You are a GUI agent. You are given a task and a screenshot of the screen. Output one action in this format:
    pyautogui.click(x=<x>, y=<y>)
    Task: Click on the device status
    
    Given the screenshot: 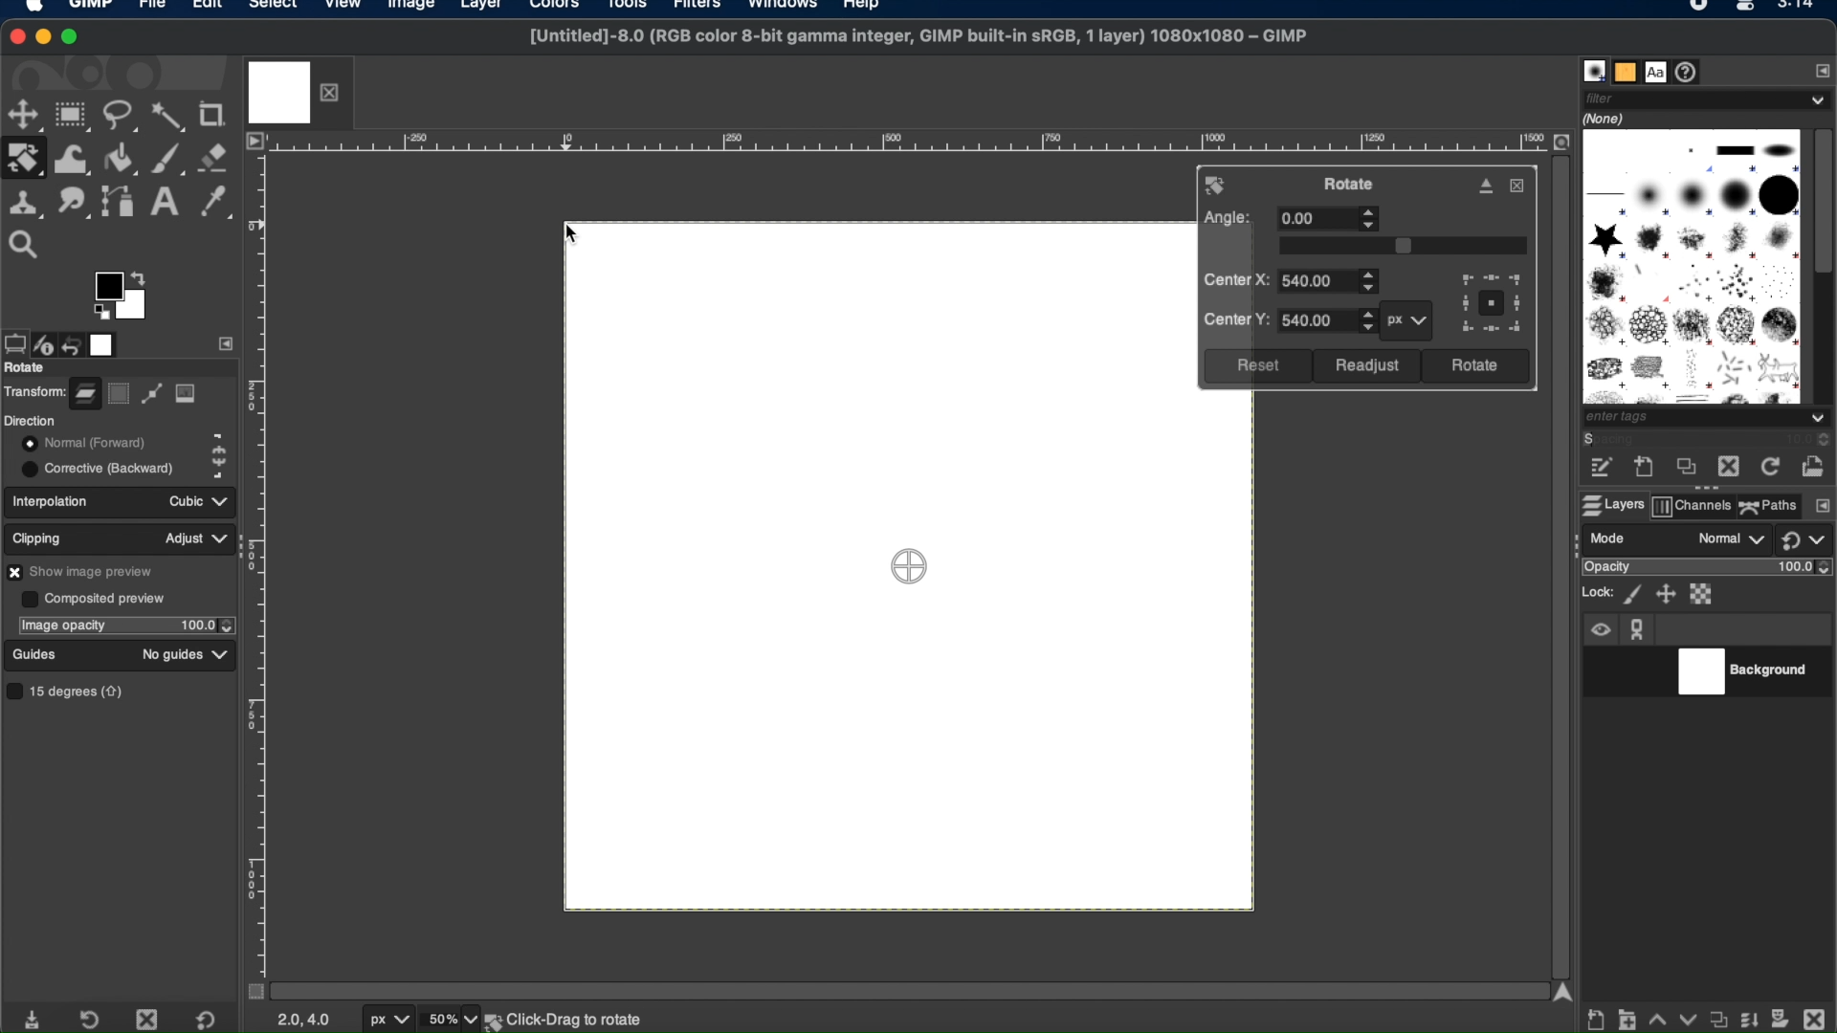 What is the action you would take?
    pyautogui.click(x=45, y=342)
    